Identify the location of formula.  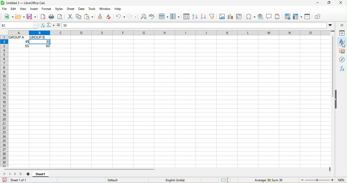
(58, 25).